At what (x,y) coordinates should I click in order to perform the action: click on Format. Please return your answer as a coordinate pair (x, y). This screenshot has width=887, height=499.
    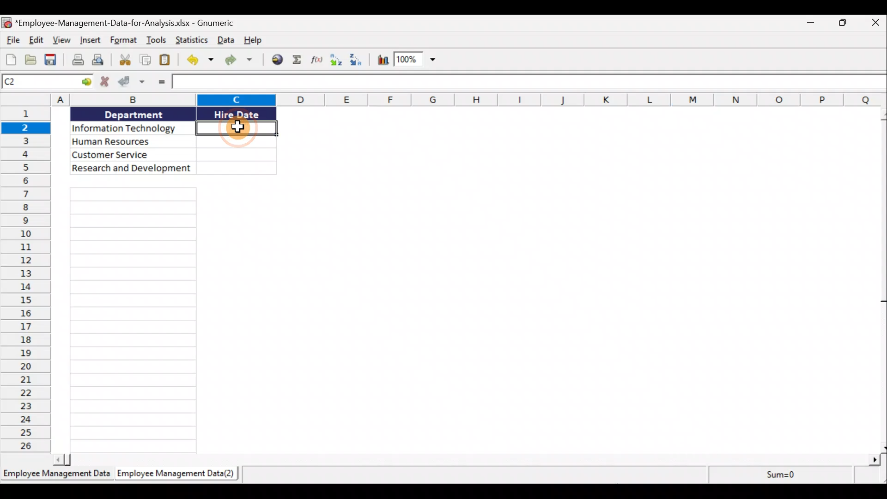
    Looking at the image, I should click on (124, 42).